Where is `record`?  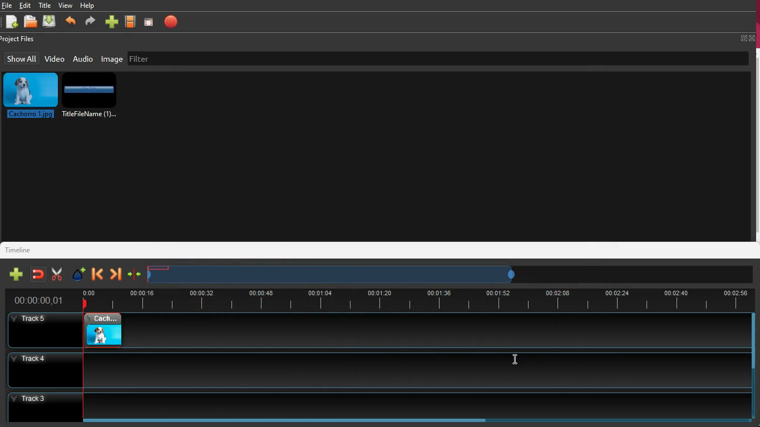
record is located at coordinates (171, 22).